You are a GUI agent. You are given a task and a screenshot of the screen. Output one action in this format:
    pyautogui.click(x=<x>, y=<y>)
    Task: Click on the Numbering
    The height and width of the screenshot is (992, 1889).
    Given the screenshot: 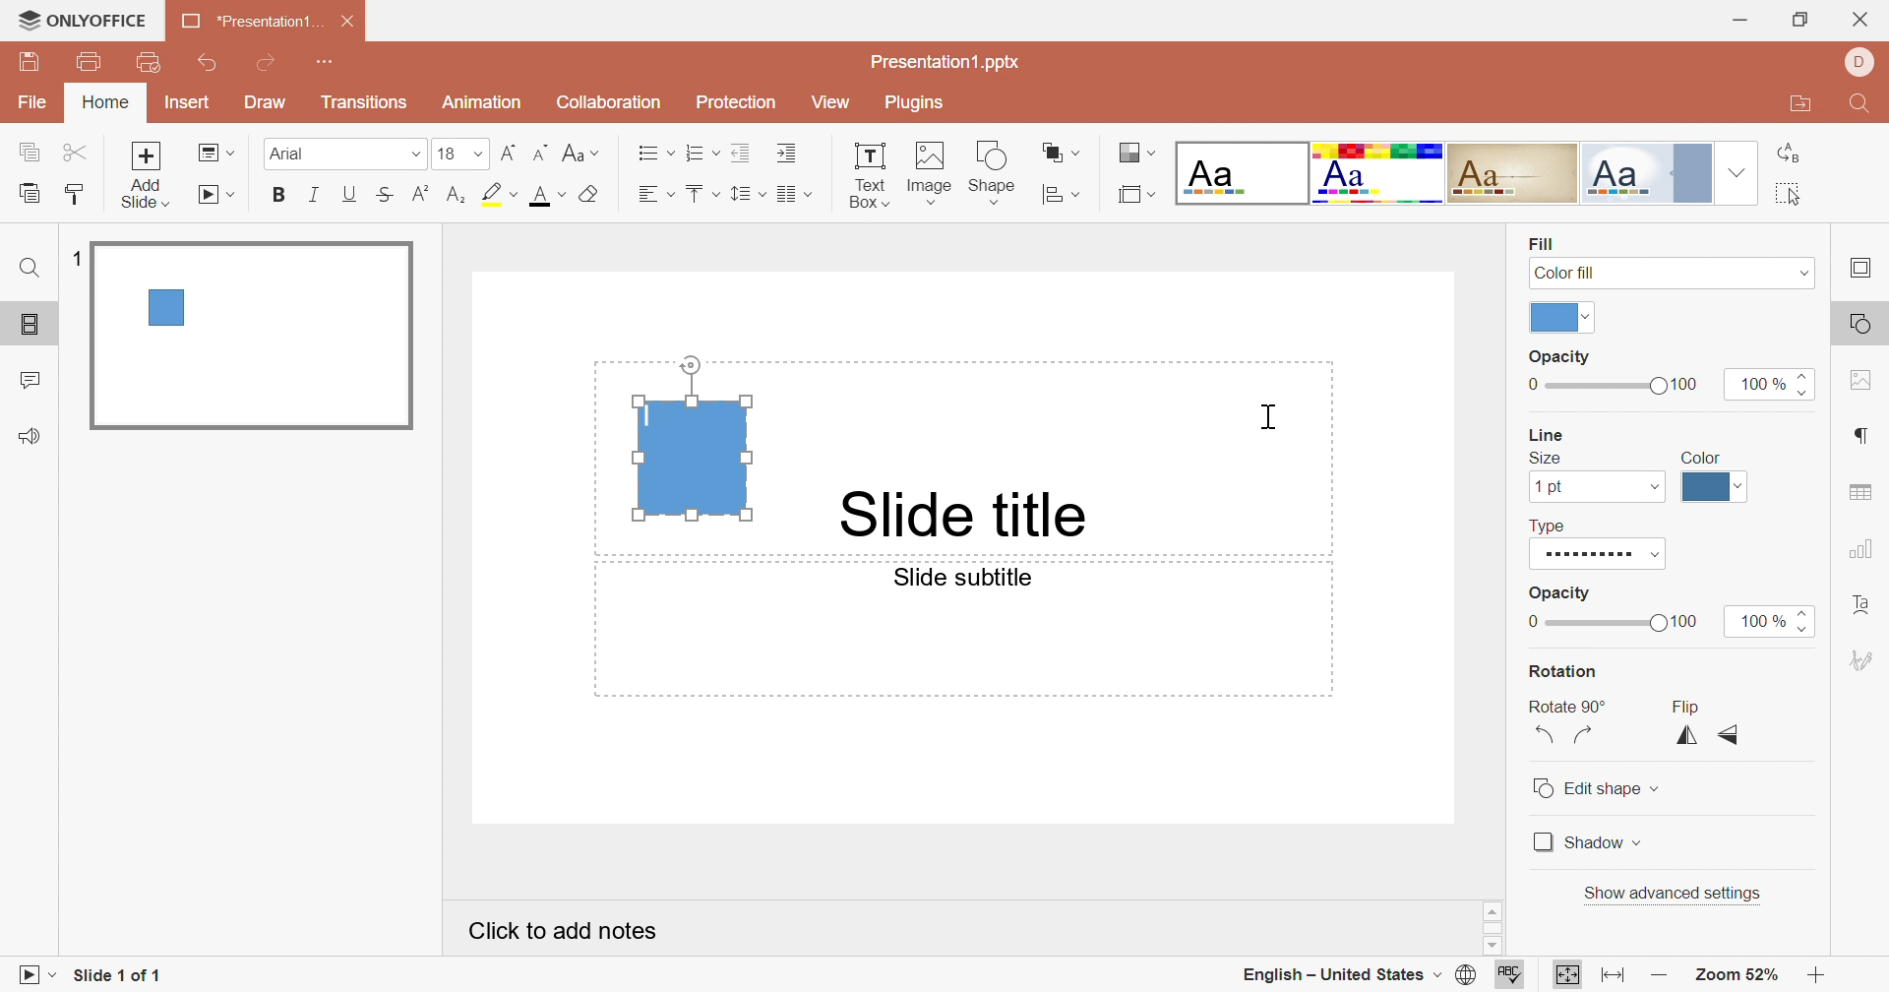 What is the action you would take?
    pyautogui.click(x=705, y=156)
    